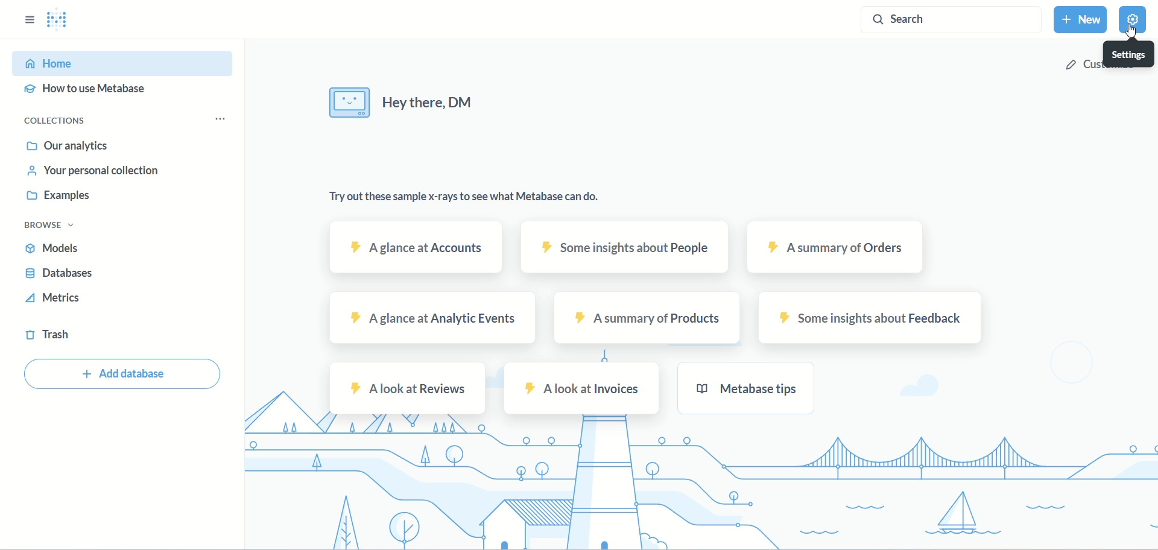 This screenshot has width=1158, height=550. Describe the element at coordinates (121, 375) in the screenshot. I see `add database` at that location.